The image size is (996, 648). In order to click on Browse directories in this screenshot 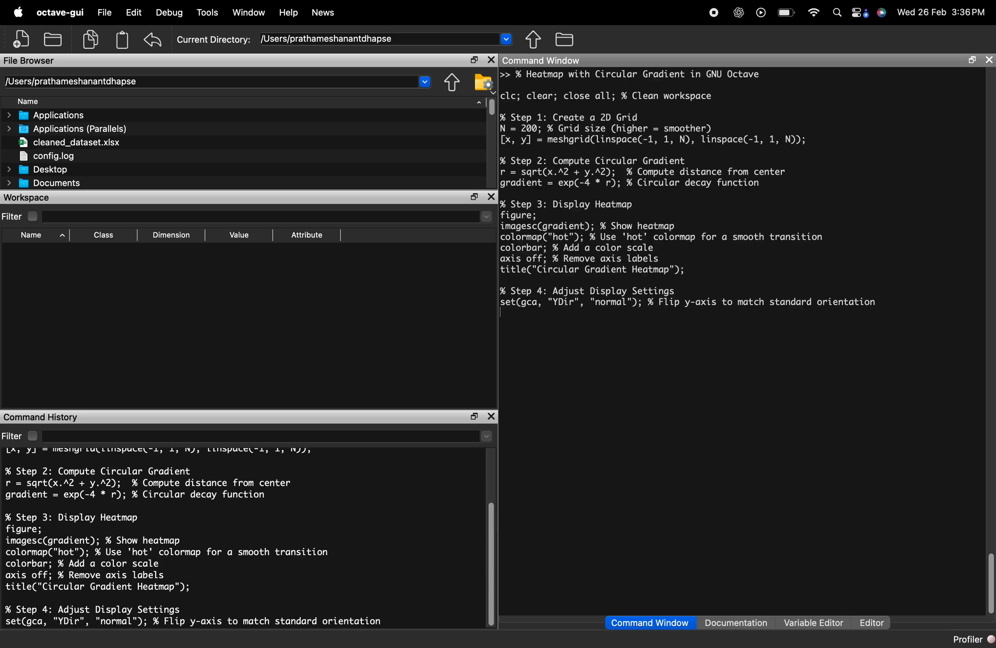, I will do `click(452, 84)`.